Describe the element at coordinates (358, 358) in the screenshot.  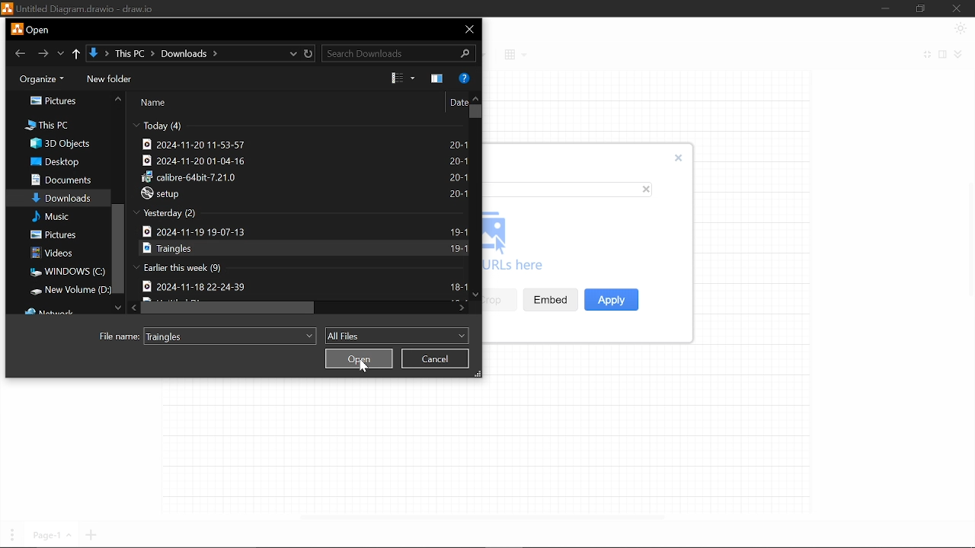
I see `Open` at that location.